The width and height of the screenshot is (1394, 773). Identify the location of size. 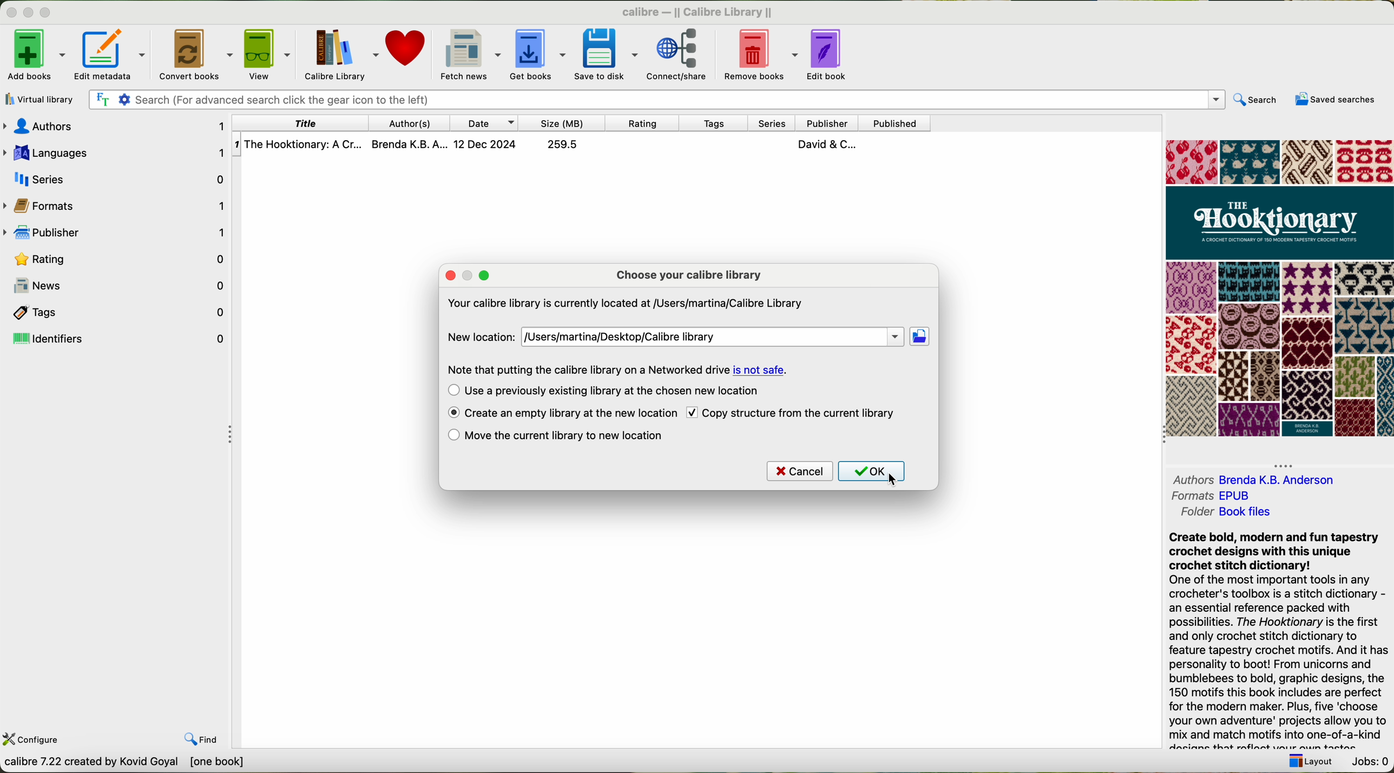
(567, 123).